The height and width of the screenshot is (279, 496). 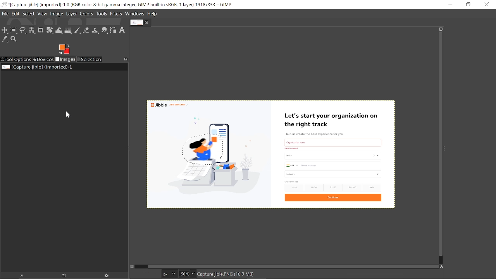 I want to click on View, so click(x=43, y=14).